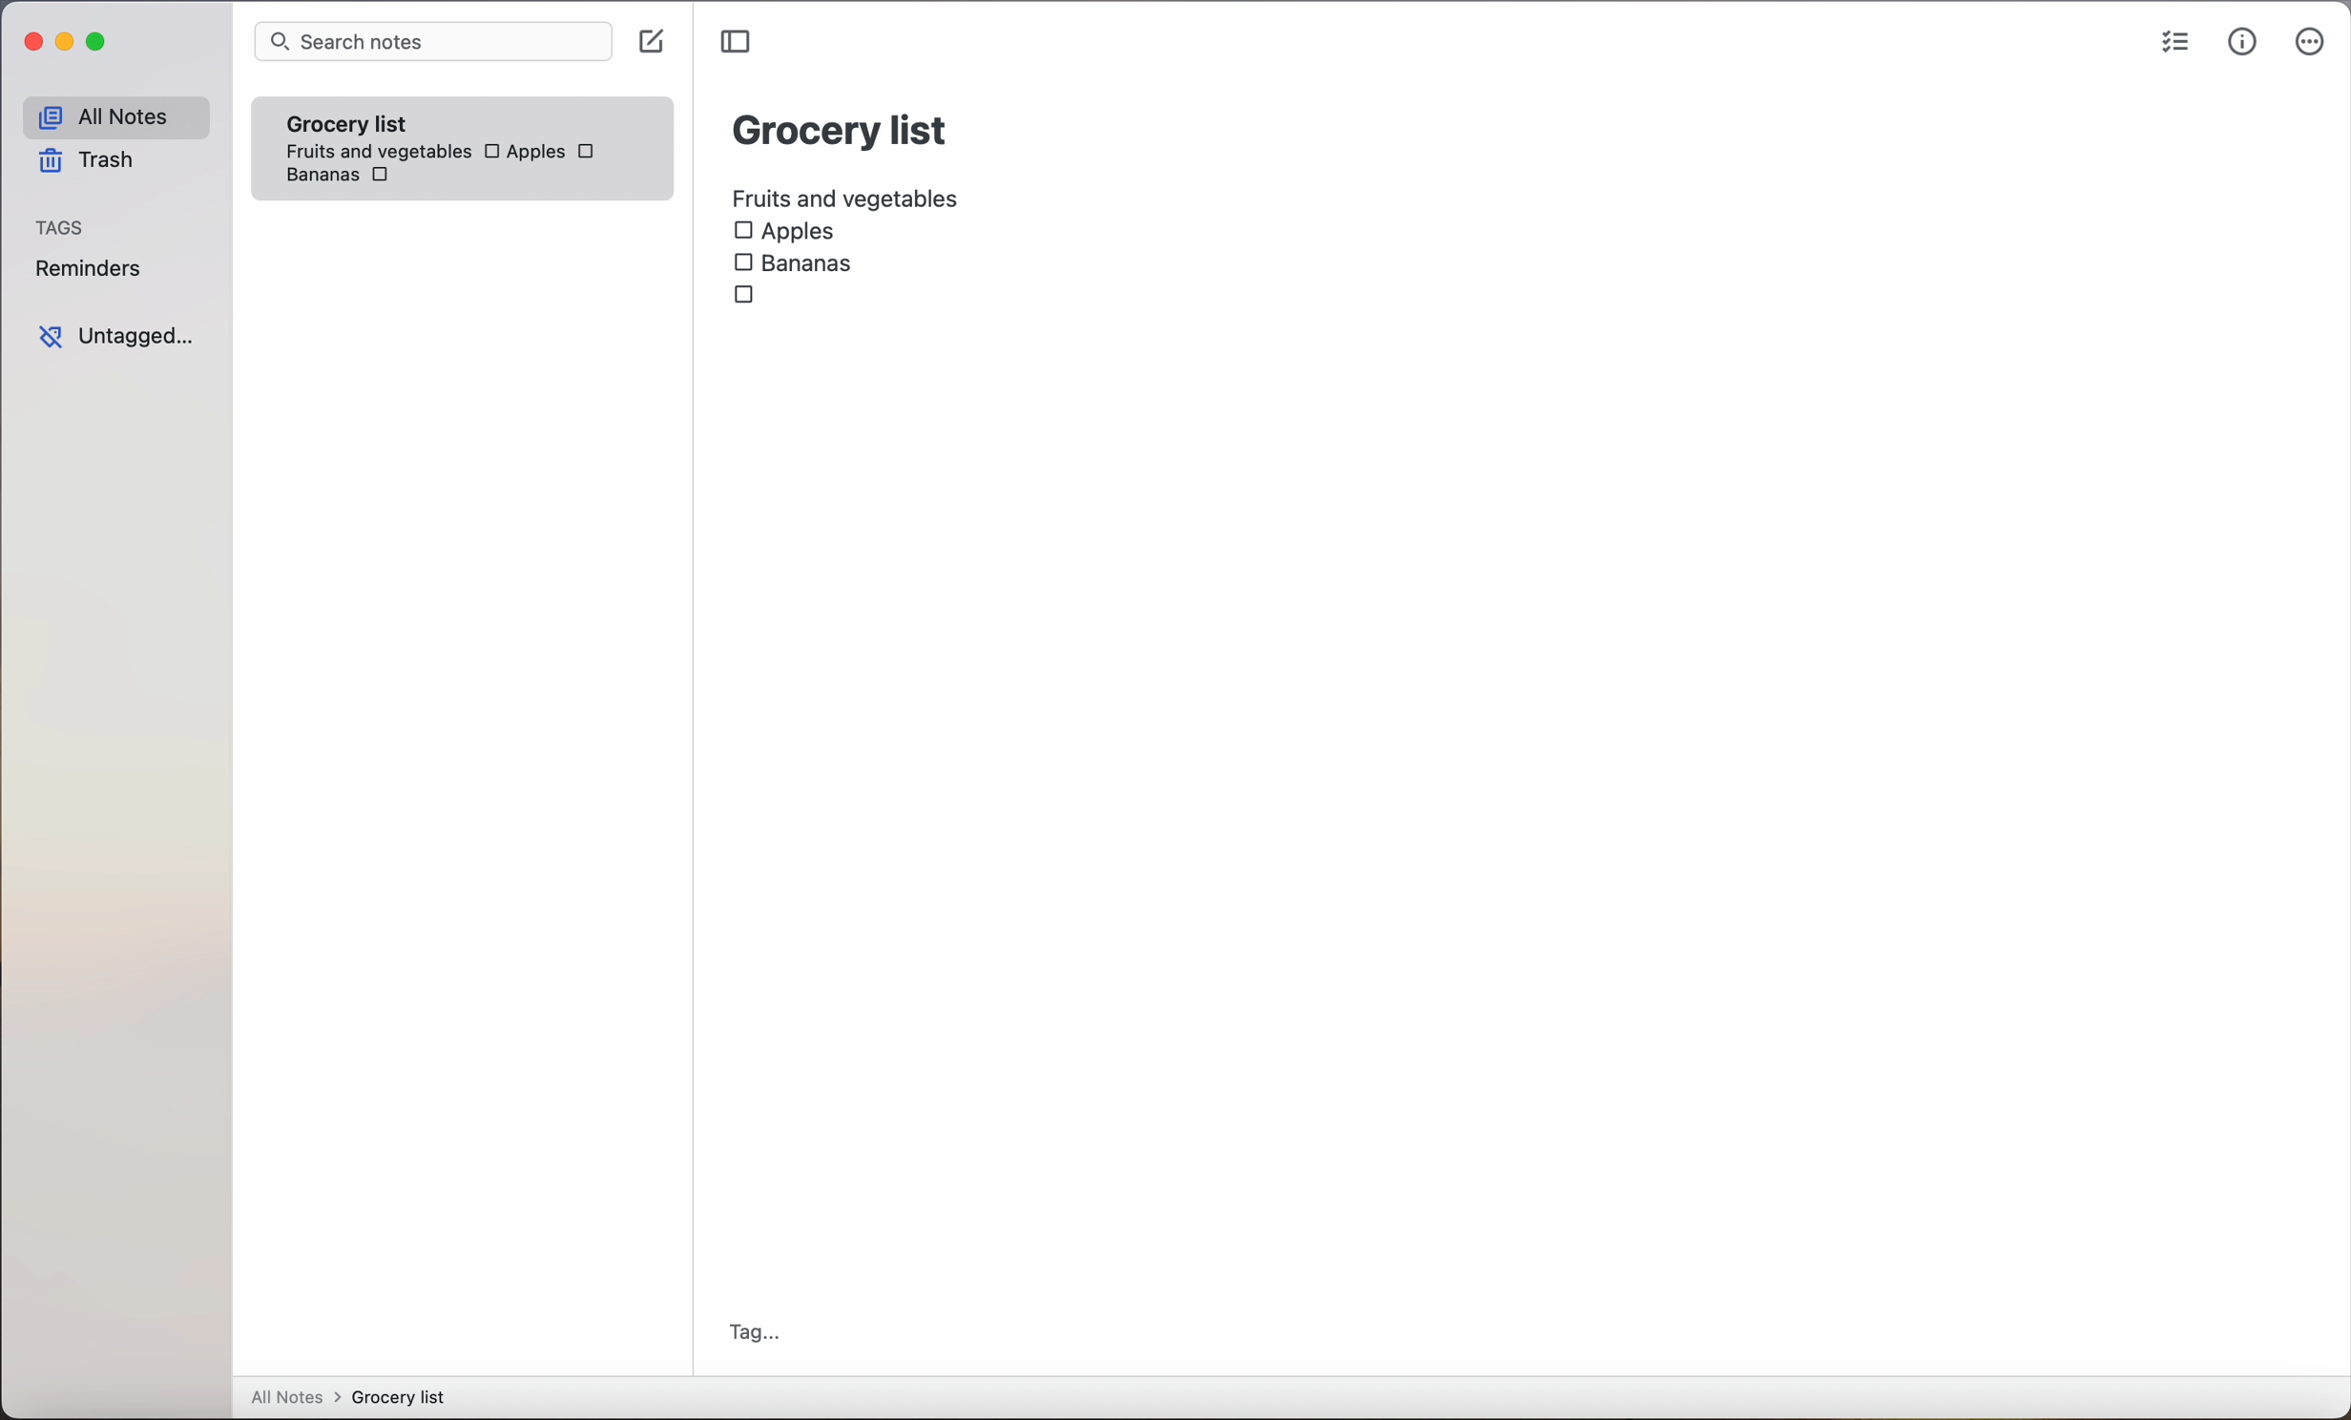 This screenshot has width=2351, height=1420. Describe the element at coordinates (786, 230) in the screenshot. I see `Apples checkbox` at that location.